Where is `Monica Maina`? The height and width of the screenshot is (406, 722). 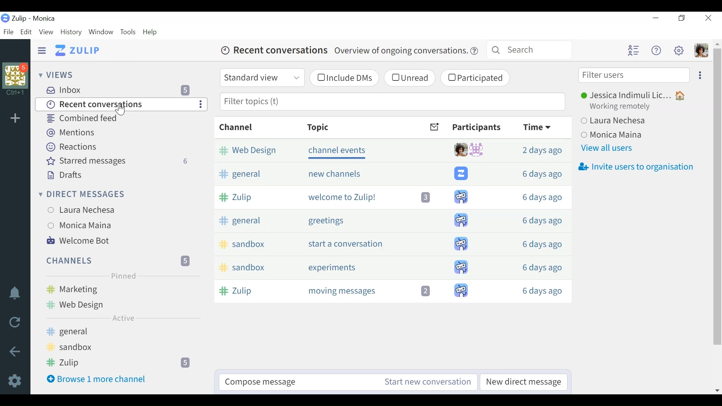 Monica Maina is located at coordinates (630, 136).